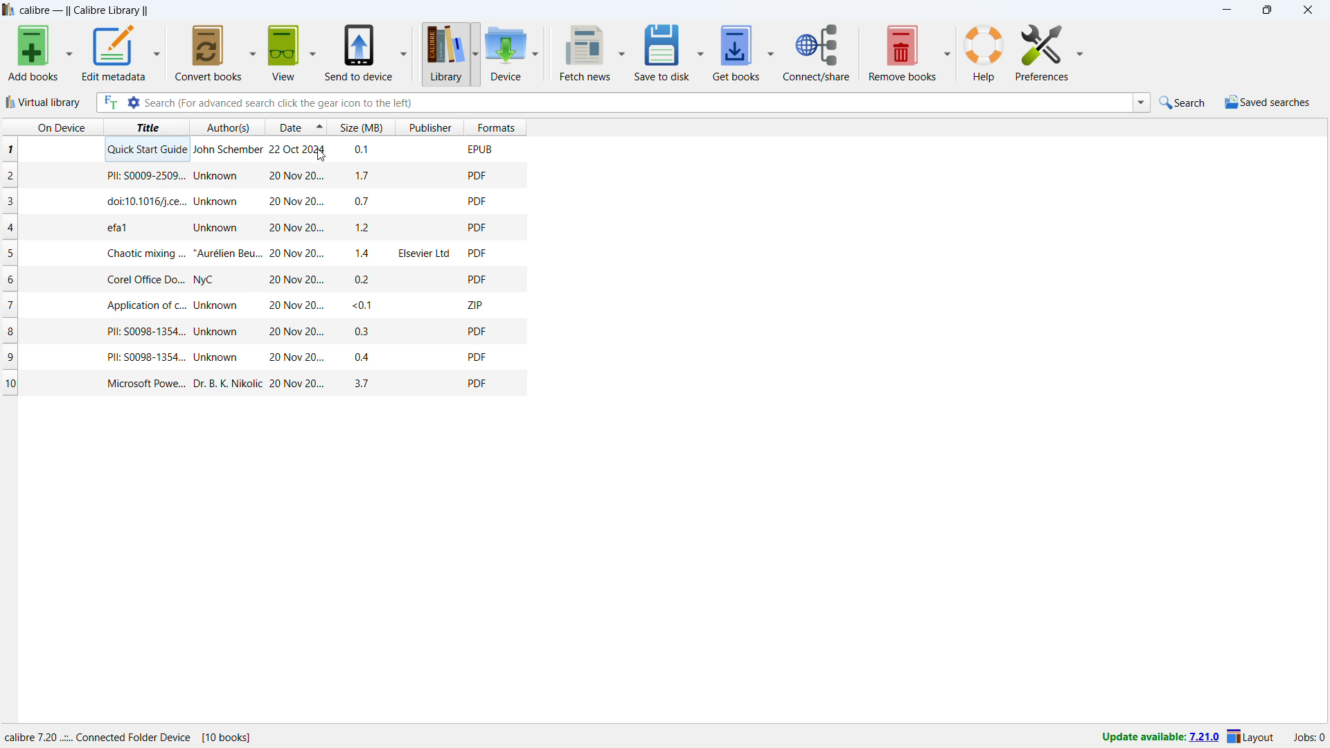 This screenshot has width=1330, height=748. Describe the element at coordinates (903, 53) in the screenshot. I see `remove books` at that location.